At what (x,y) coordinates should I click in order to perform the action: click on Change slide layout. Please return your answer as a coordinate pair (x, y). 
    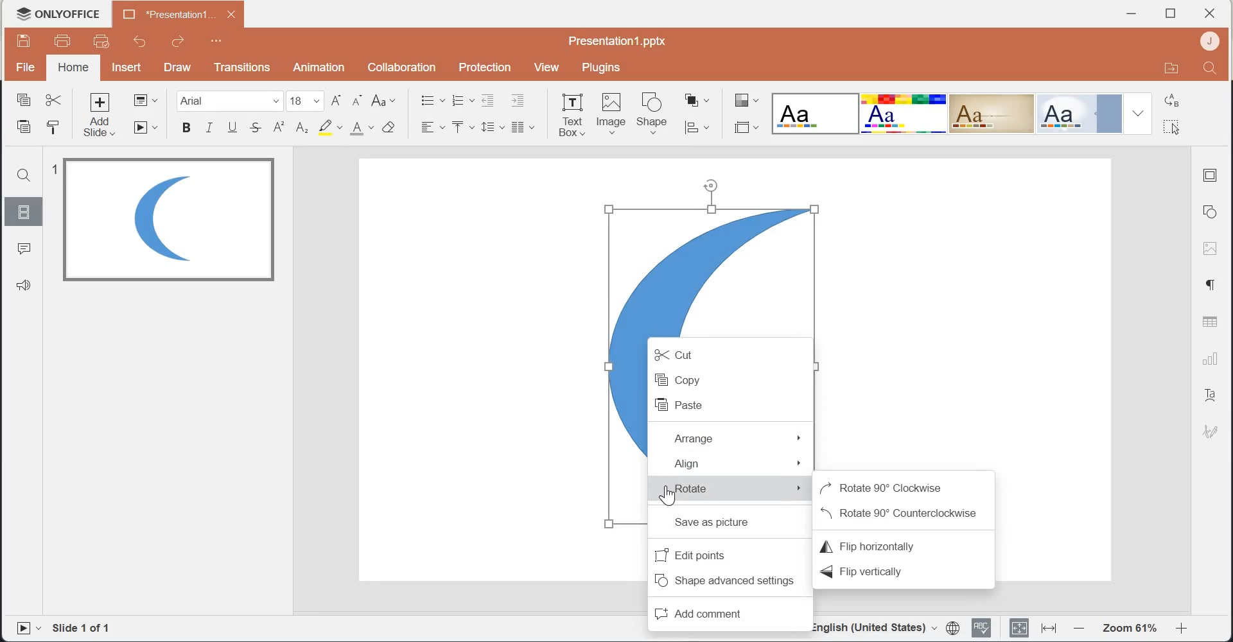
    Looking at the image, I should click on (147, 100).